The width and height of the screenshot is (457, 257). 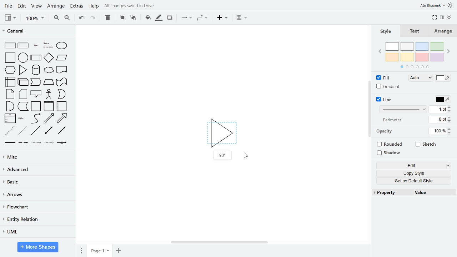 What do you see at coordinates (391, 144) in the screenshot?
I see `rounded` at bounding box center [391, 144].